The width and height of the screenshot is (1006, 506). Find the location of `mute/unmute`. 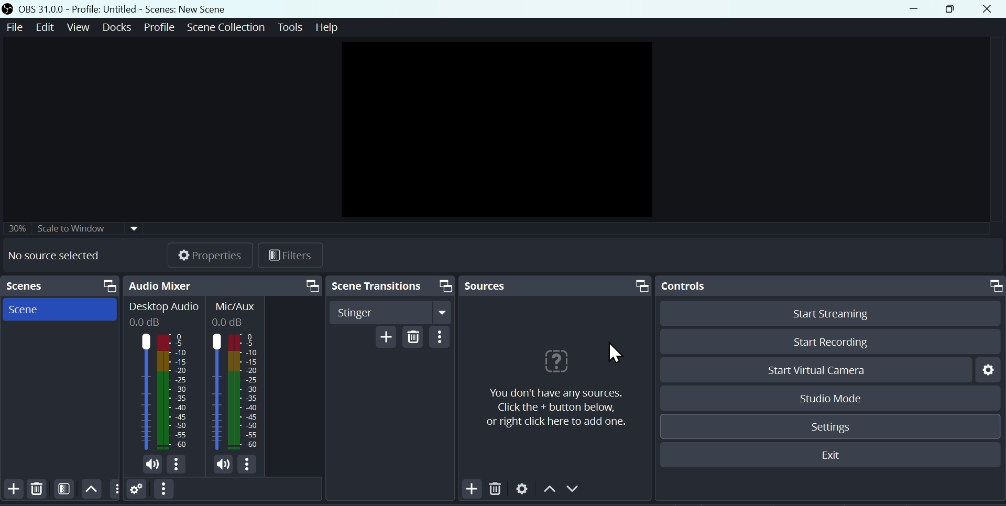

mute/unmute is located at coordinates (151, 464).